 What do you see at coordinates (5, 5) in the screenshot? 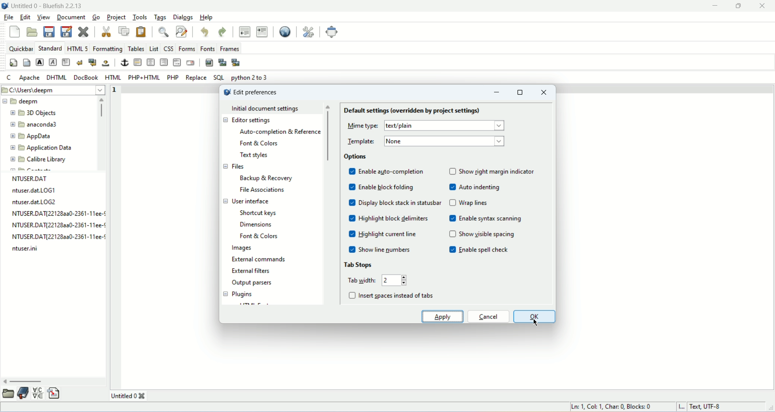
I see `logo` at bounding box center [5, 5].